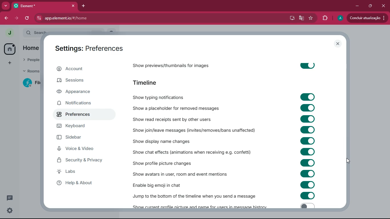 This screenshot has width=390, height=219. What do you see at coordinates (306, 206) in the screenshot?
I see `toggle off` at bounding box center [306, 206].